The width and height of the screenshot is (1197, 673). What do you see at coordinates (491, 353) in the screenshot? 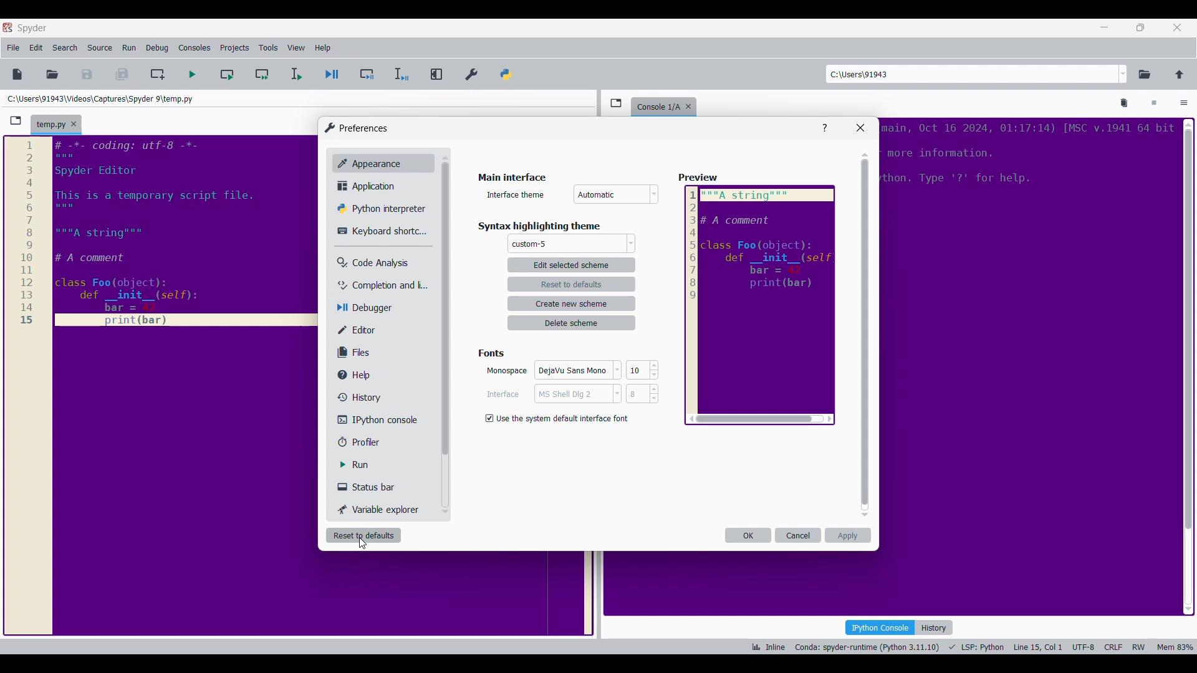
I see `Section title` at bounding box center [491, 353].